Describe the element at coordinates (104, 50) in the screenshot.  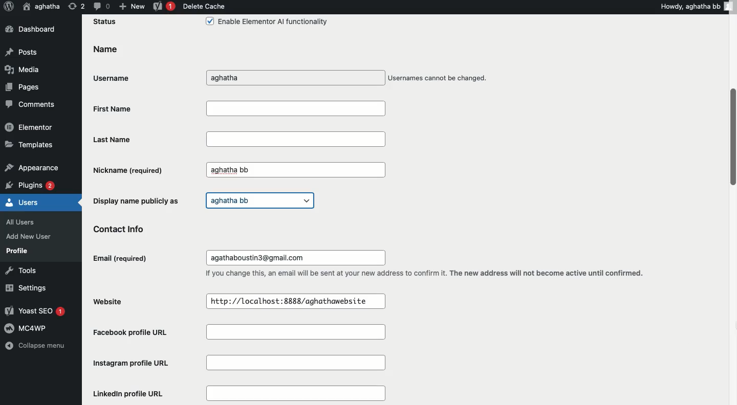
I see `Name` at that location.